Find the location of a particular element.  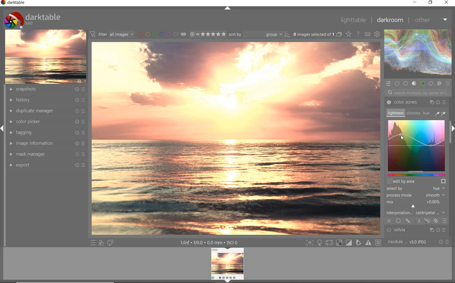

MODULE ORDER is located at coordinates (408, 242).